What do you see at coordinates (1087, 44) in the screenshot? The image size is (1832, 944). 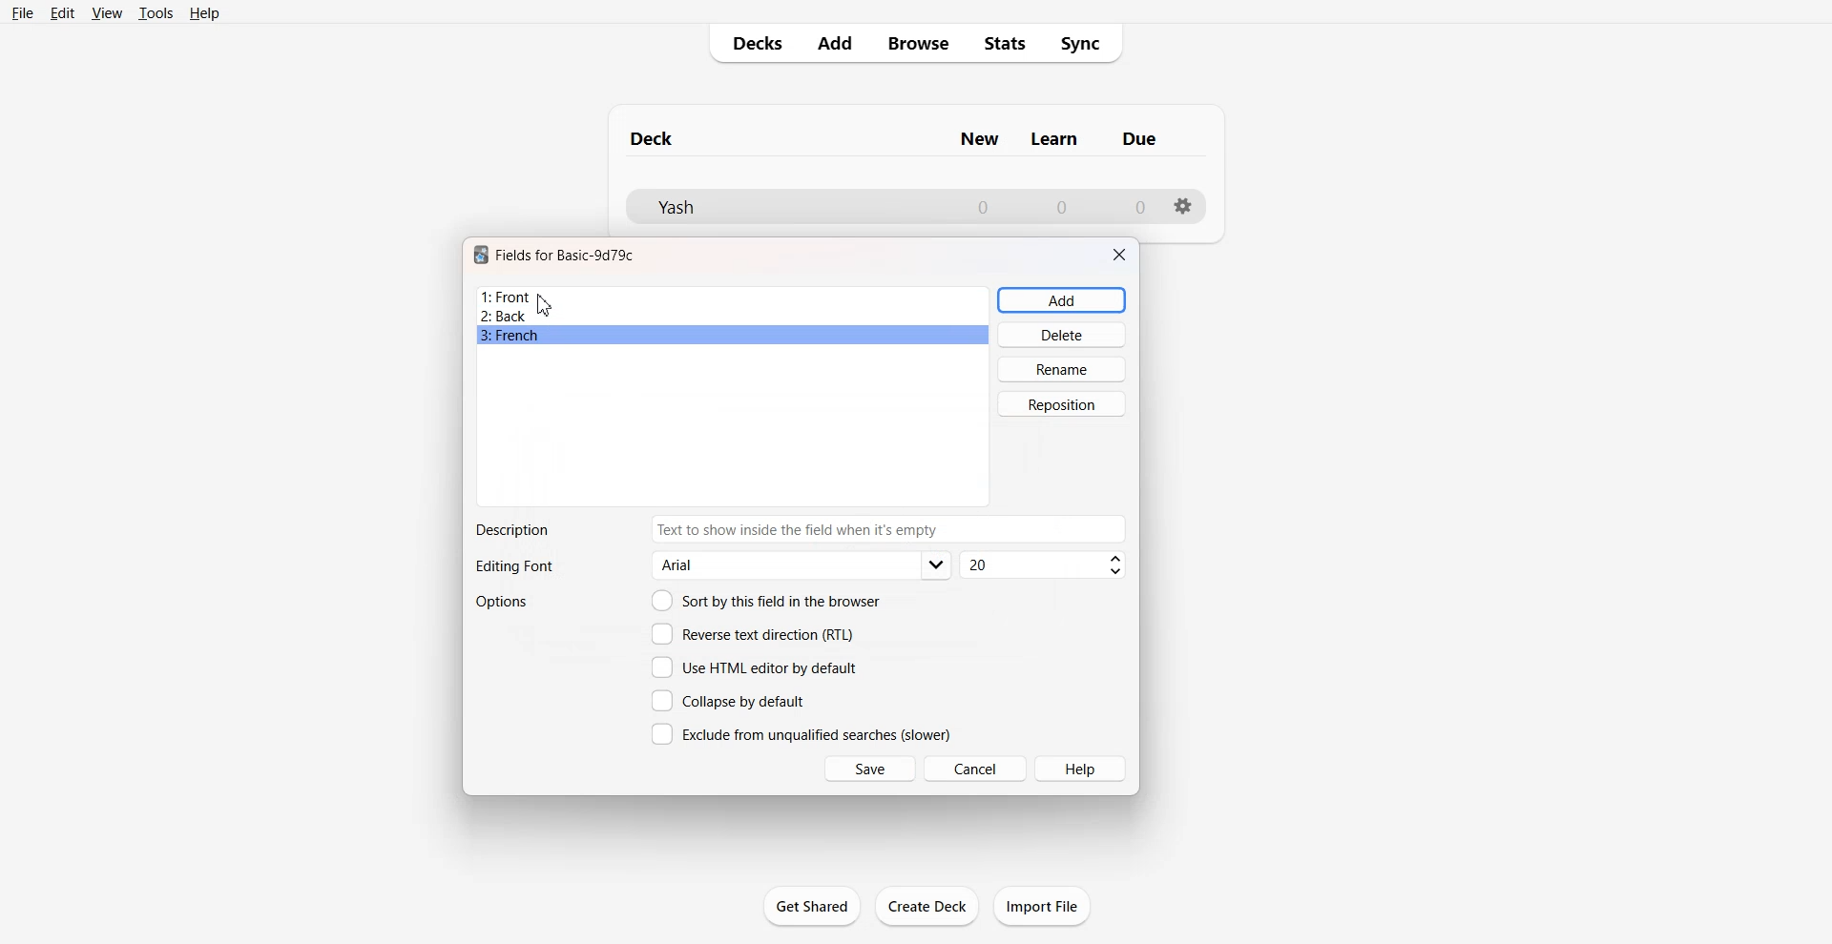 I see `Sync` at bounding box center [1087, 44].